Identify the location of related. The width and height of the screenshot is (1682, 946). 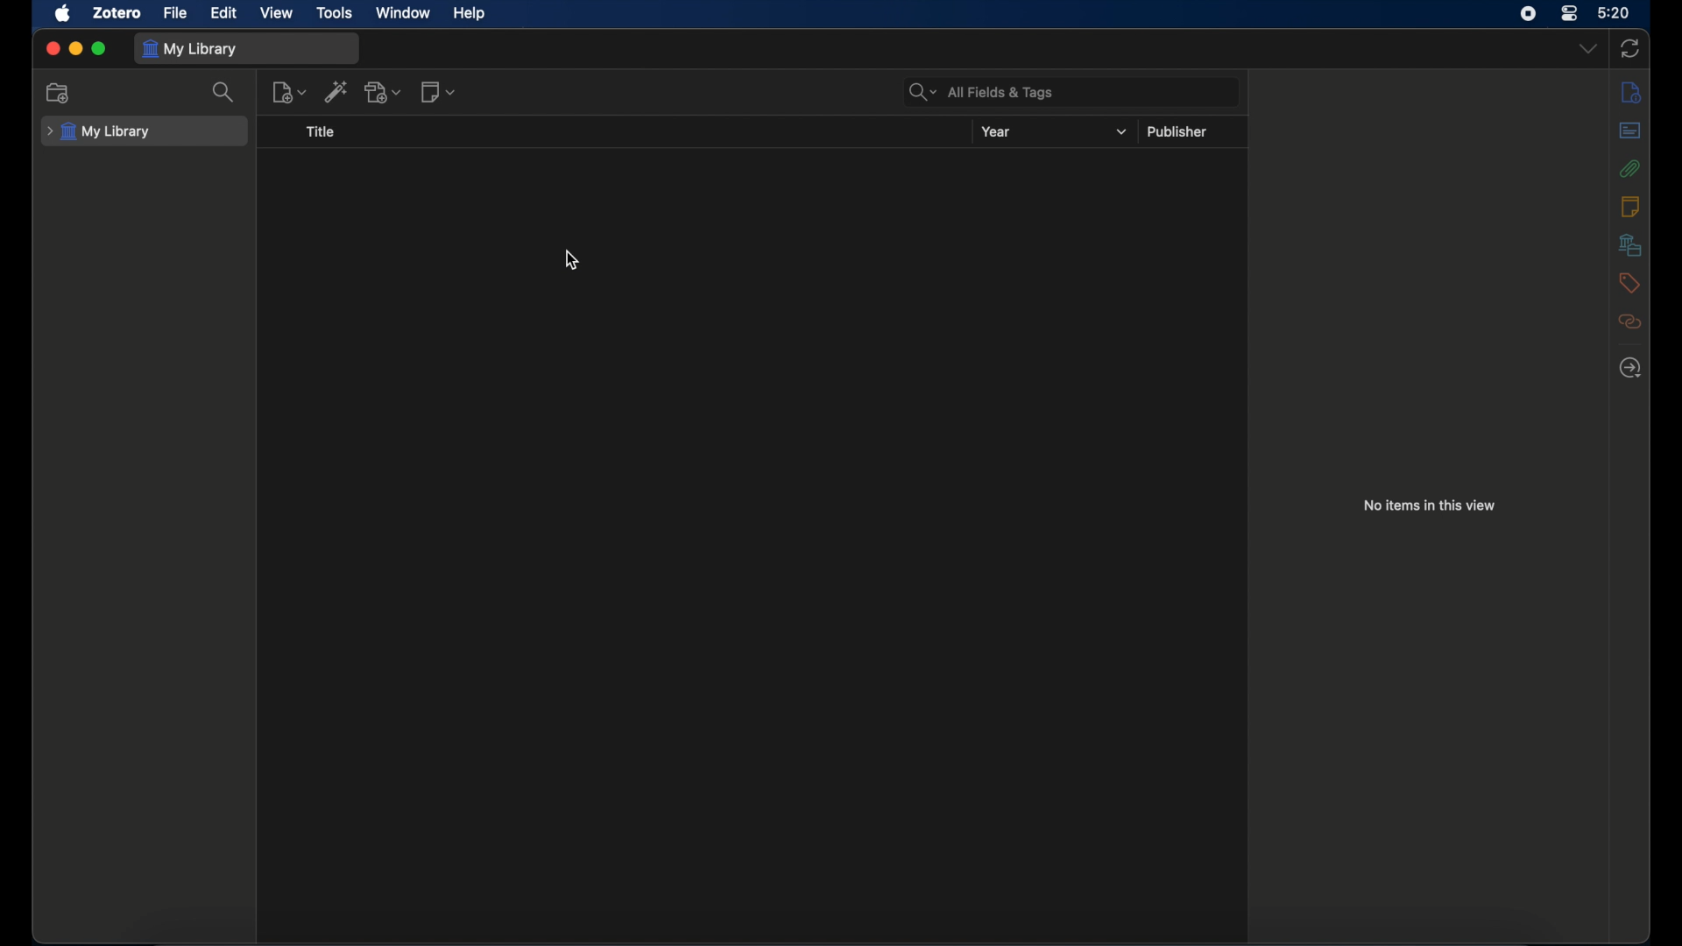
(1630, 321).